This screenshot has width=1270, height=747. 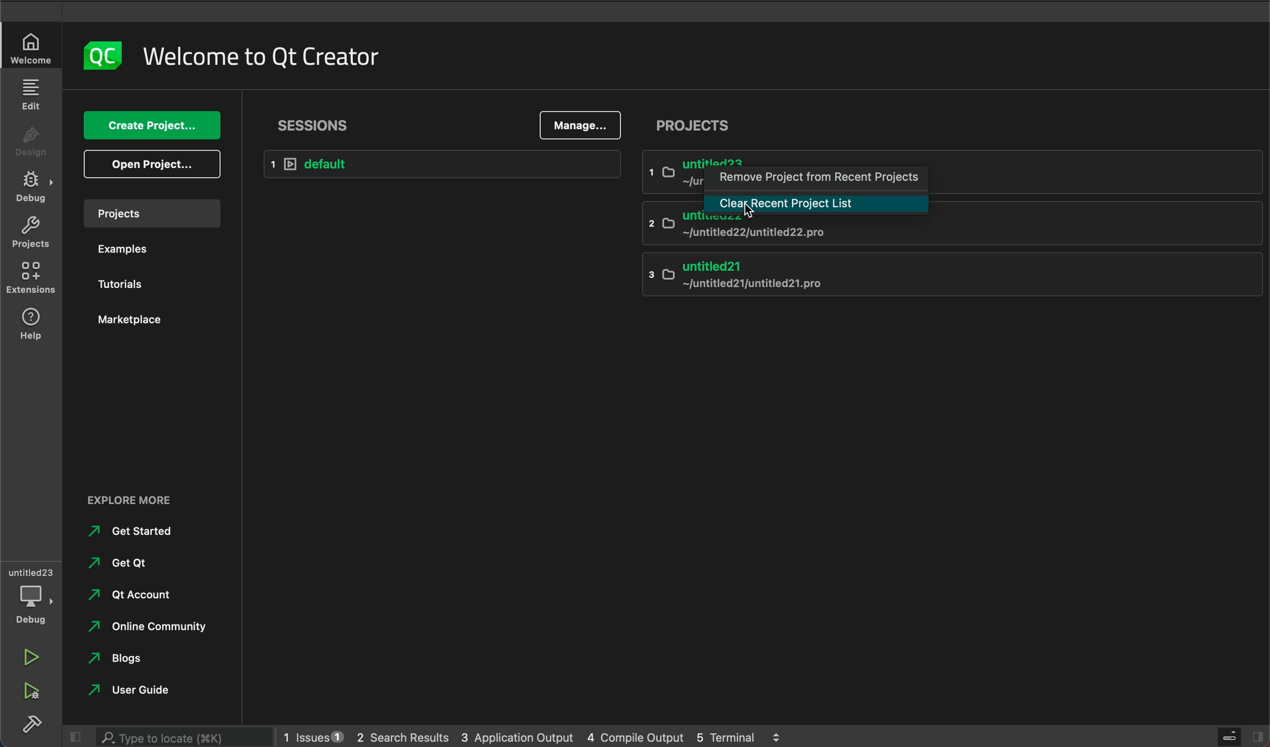 What do you see at coordinates (443, 163) in the screenshot?
I see `default` at bounding box center [443, 163].